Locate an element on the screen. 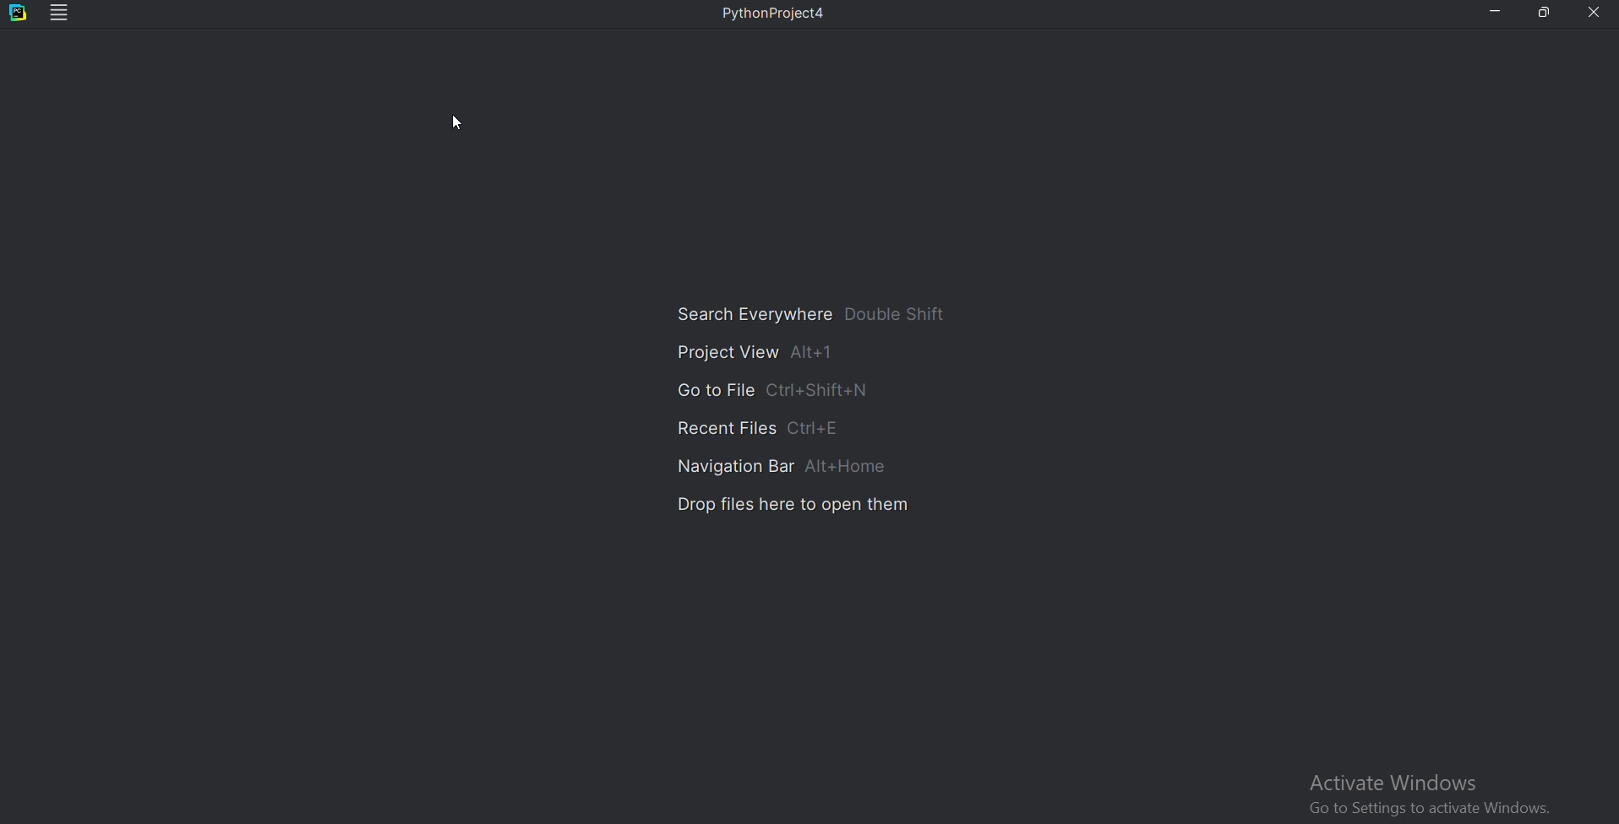 The image size is (1619, 824). Project view is located at coordinates (756, 355).